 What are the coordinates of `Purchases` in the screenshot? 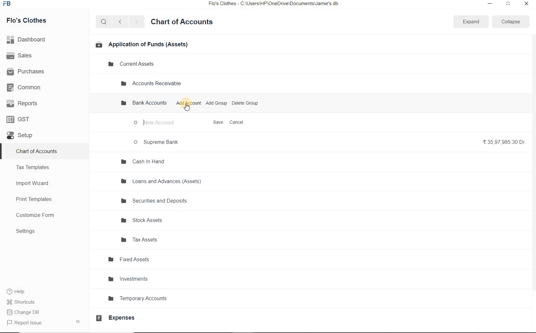 It's located at (28, 71).